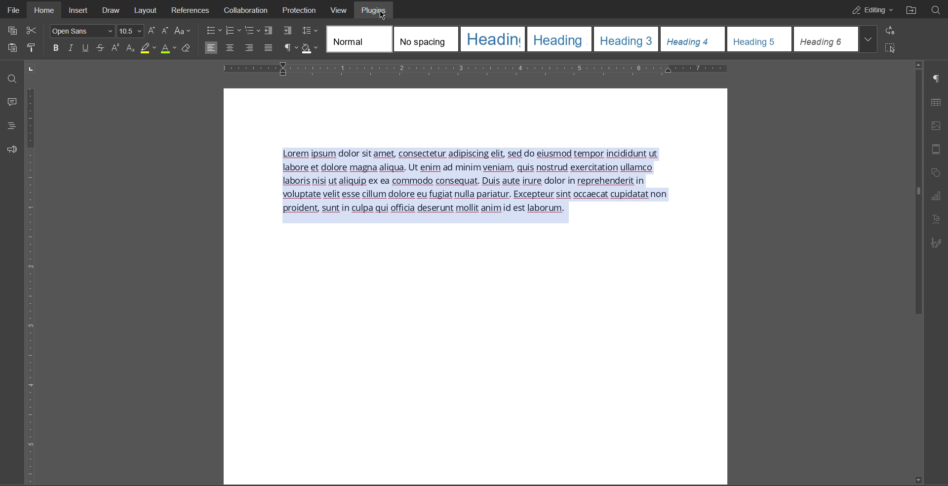 This screenshot has width=948, height=486. I want to click on Selection, so click(890, 46).